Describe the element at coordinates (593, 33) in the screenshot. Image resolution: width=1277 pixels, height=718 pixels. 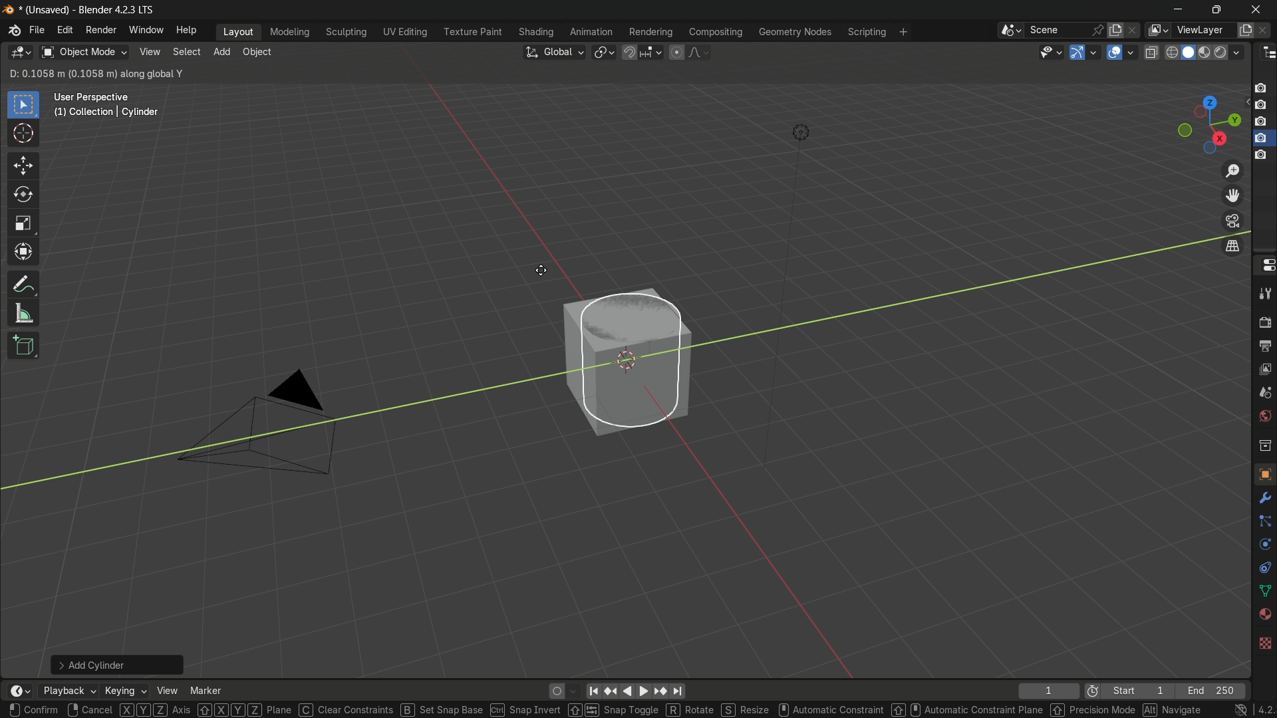
I see `animation menu` at that location.